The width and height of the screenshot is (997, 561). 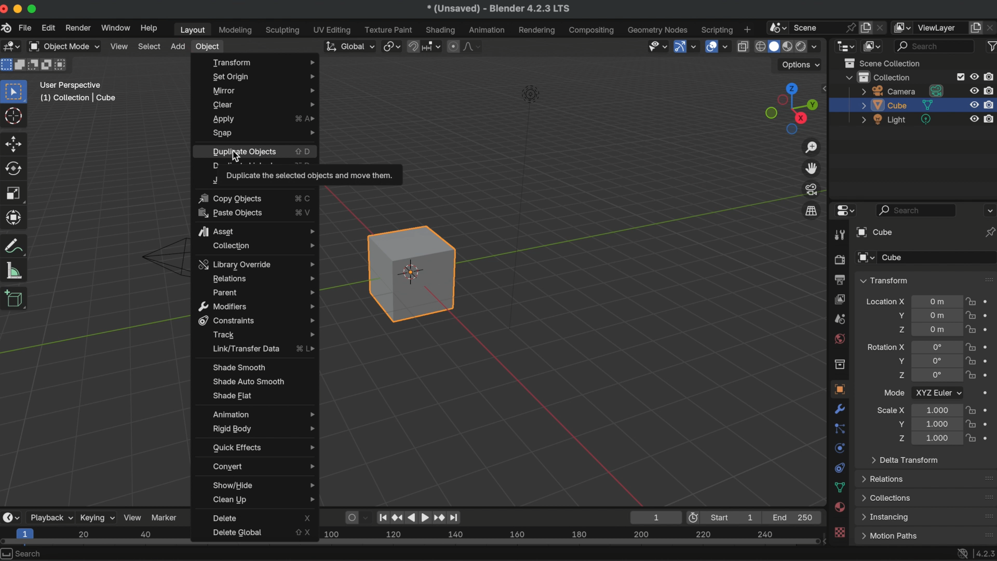 I want to click on * (Unsaved) - Blender 4.2.3 LTS, so click(x=498, y=9).